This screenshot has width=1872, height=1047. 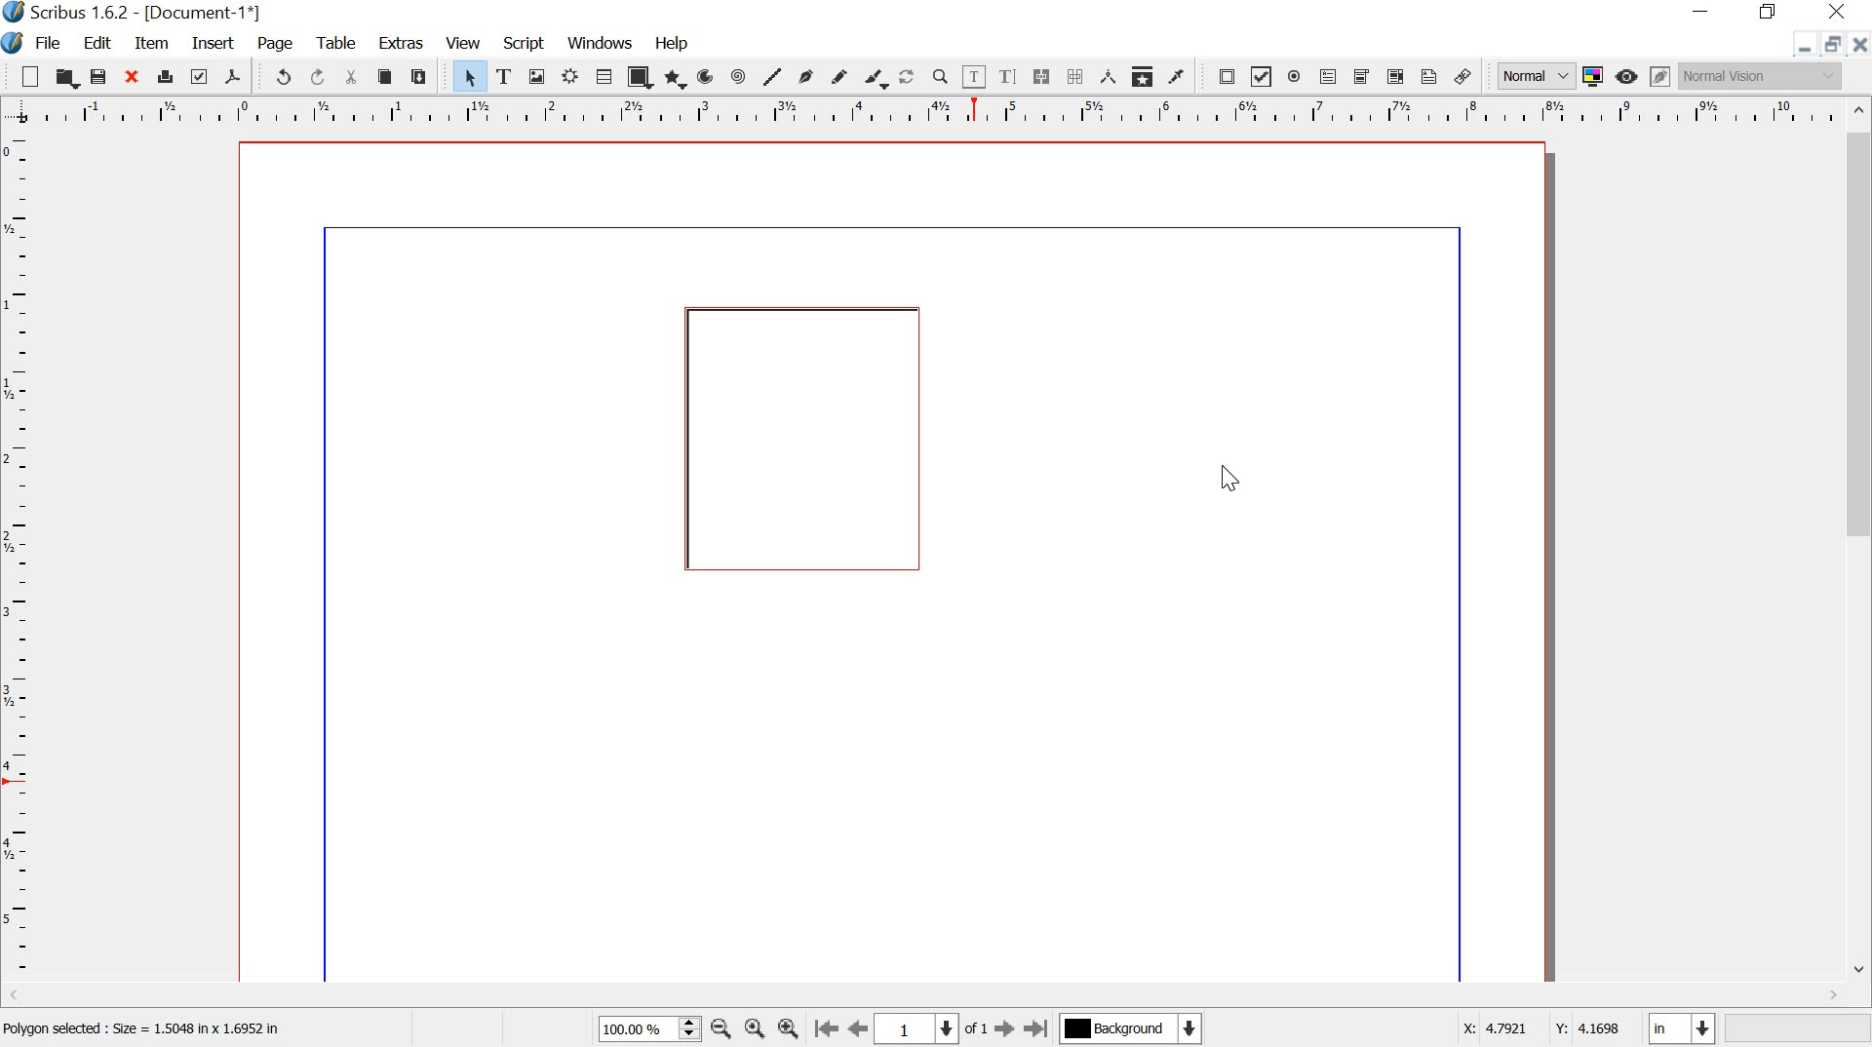 What do you see at coordinates (790, 1027) in the screenshot?
I see `zoom in` at bounding box center [790, 1027].